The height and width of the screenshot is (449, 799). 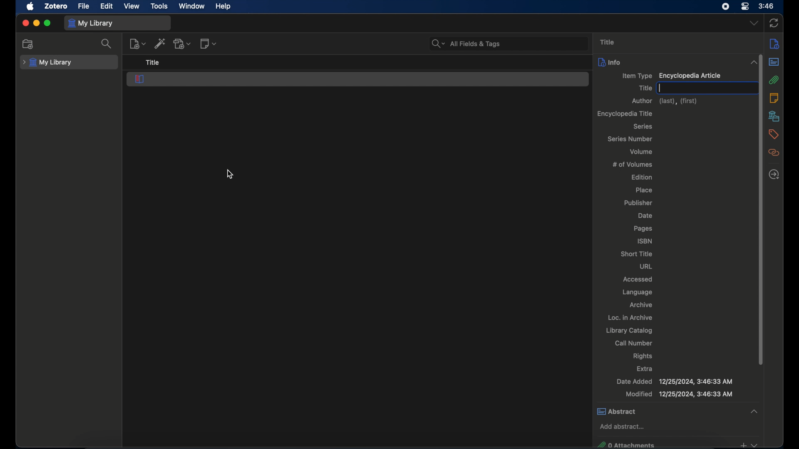 What do you see at coordinates (633, 164) in the screenshot?
I see `no of volumes` at bounding box center [633, 164].